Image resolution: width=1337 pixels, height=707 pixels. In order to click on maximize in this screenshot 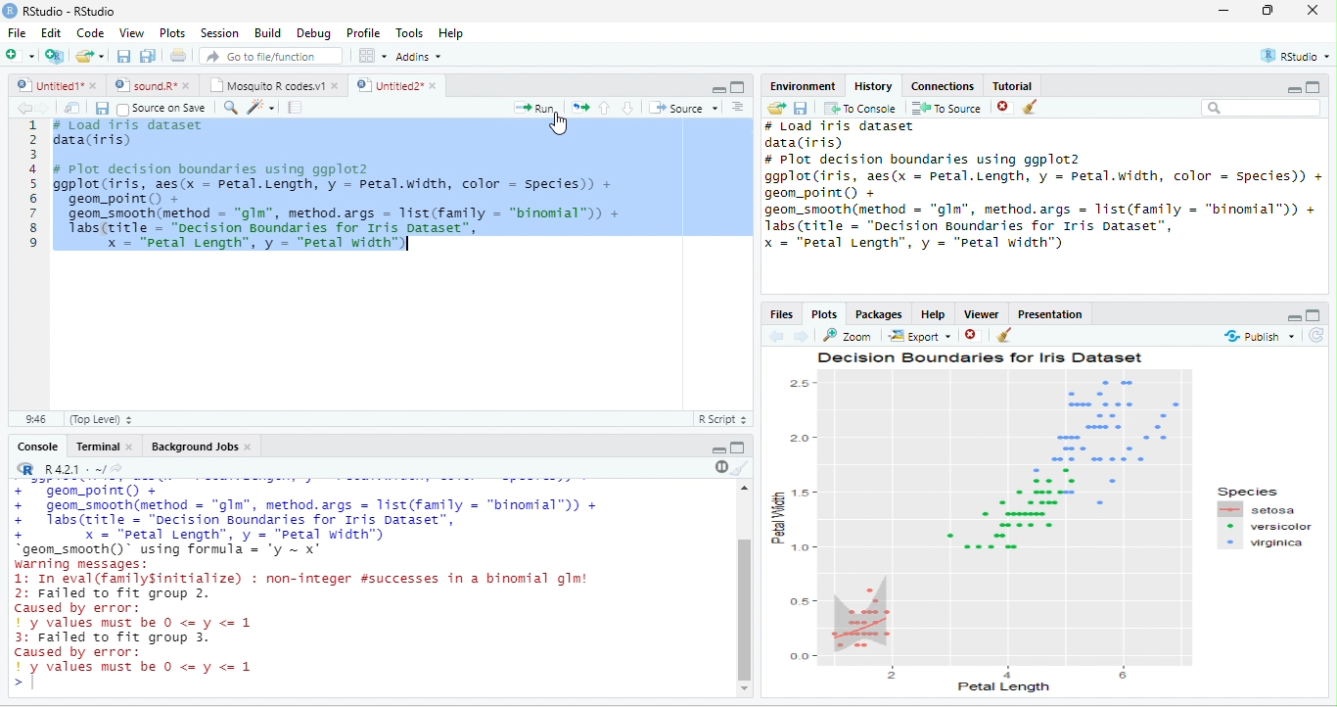, I will do `click(738, 87)`.